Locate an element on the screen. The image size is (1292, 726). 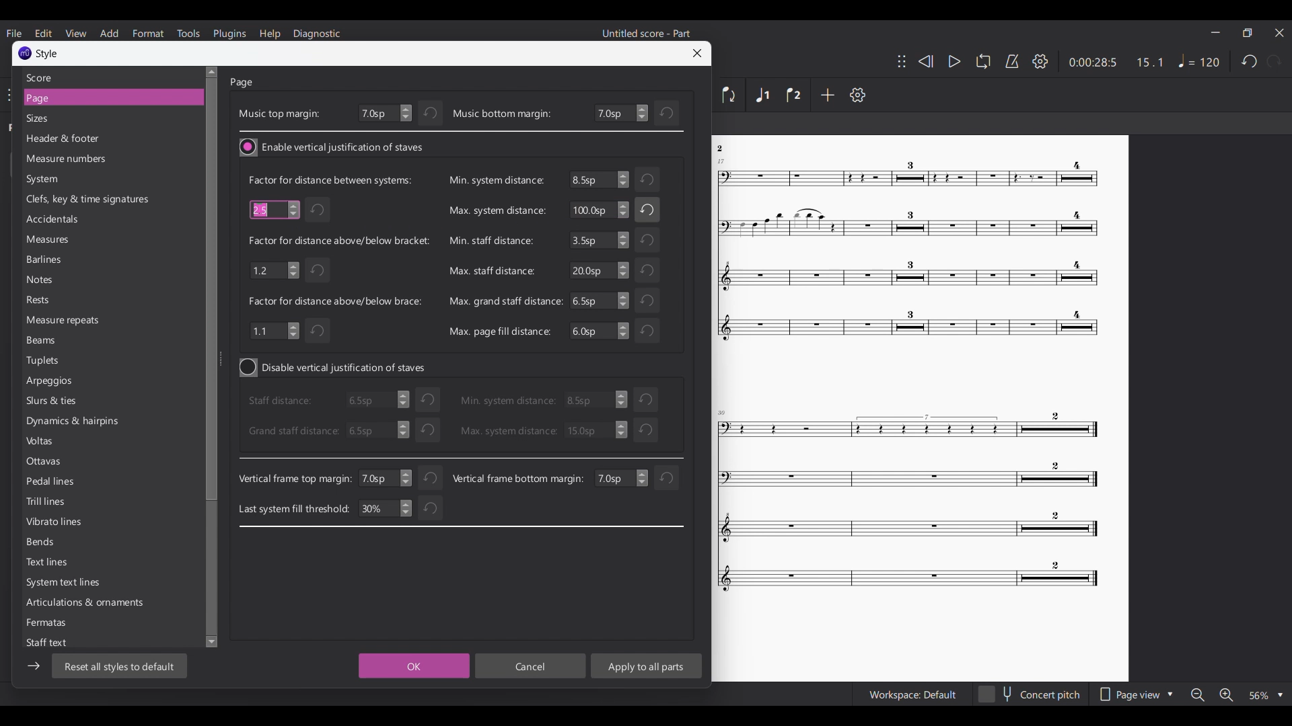
Max. page fill distance is located at coordinates (499, 331).